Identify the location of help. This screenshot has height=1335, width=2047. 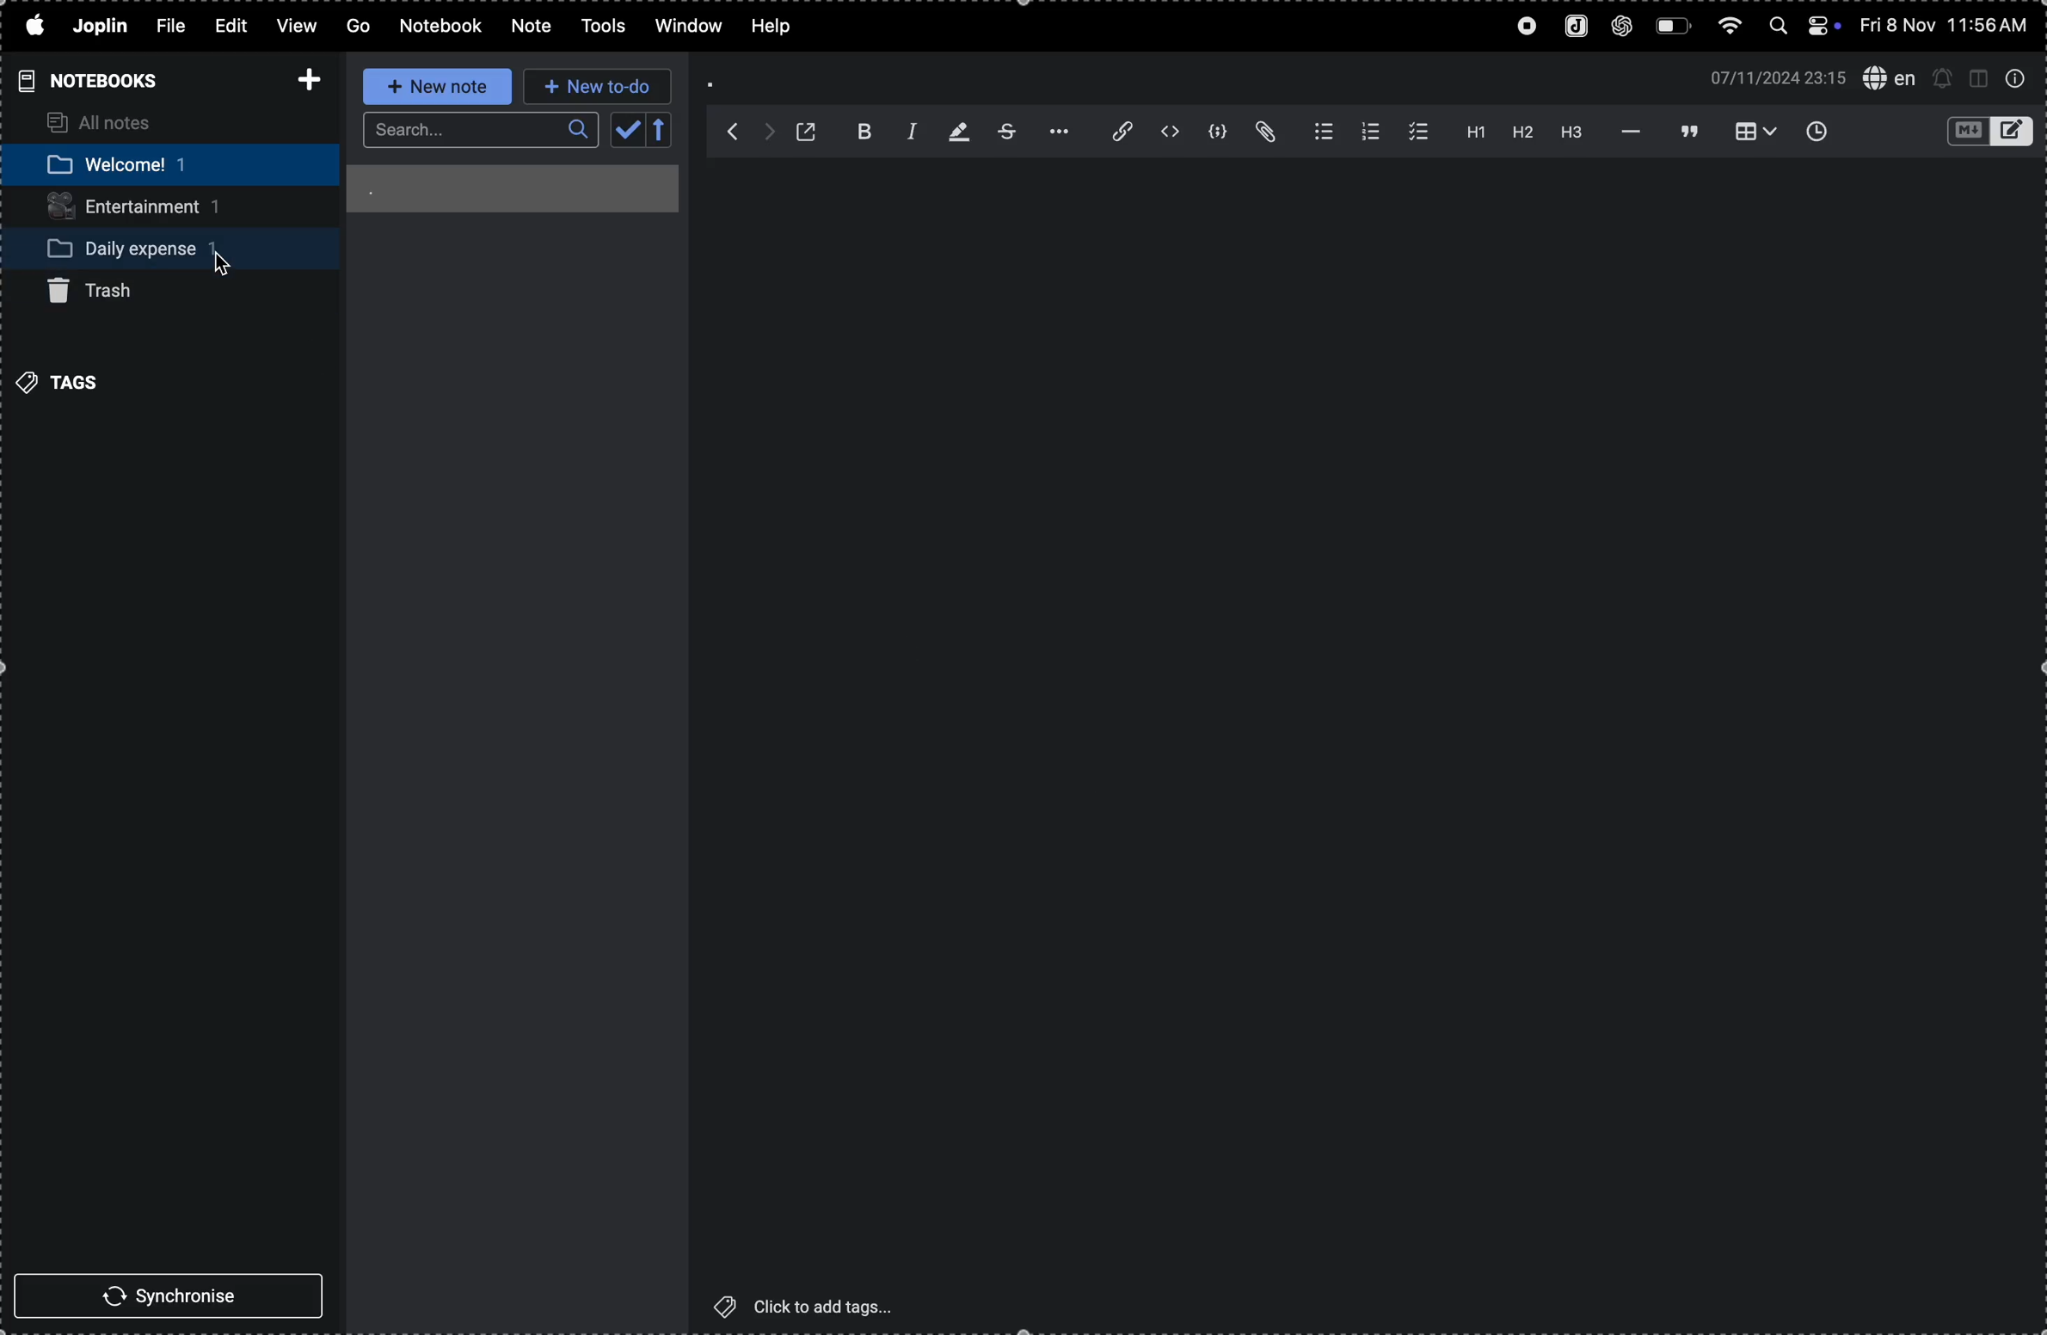
(782, 27).